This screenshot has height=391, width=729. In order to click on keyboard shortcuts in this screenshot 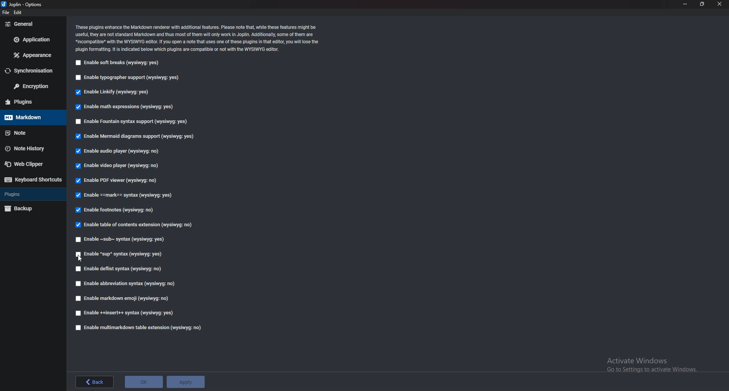, I will do `click(33, 180)`.